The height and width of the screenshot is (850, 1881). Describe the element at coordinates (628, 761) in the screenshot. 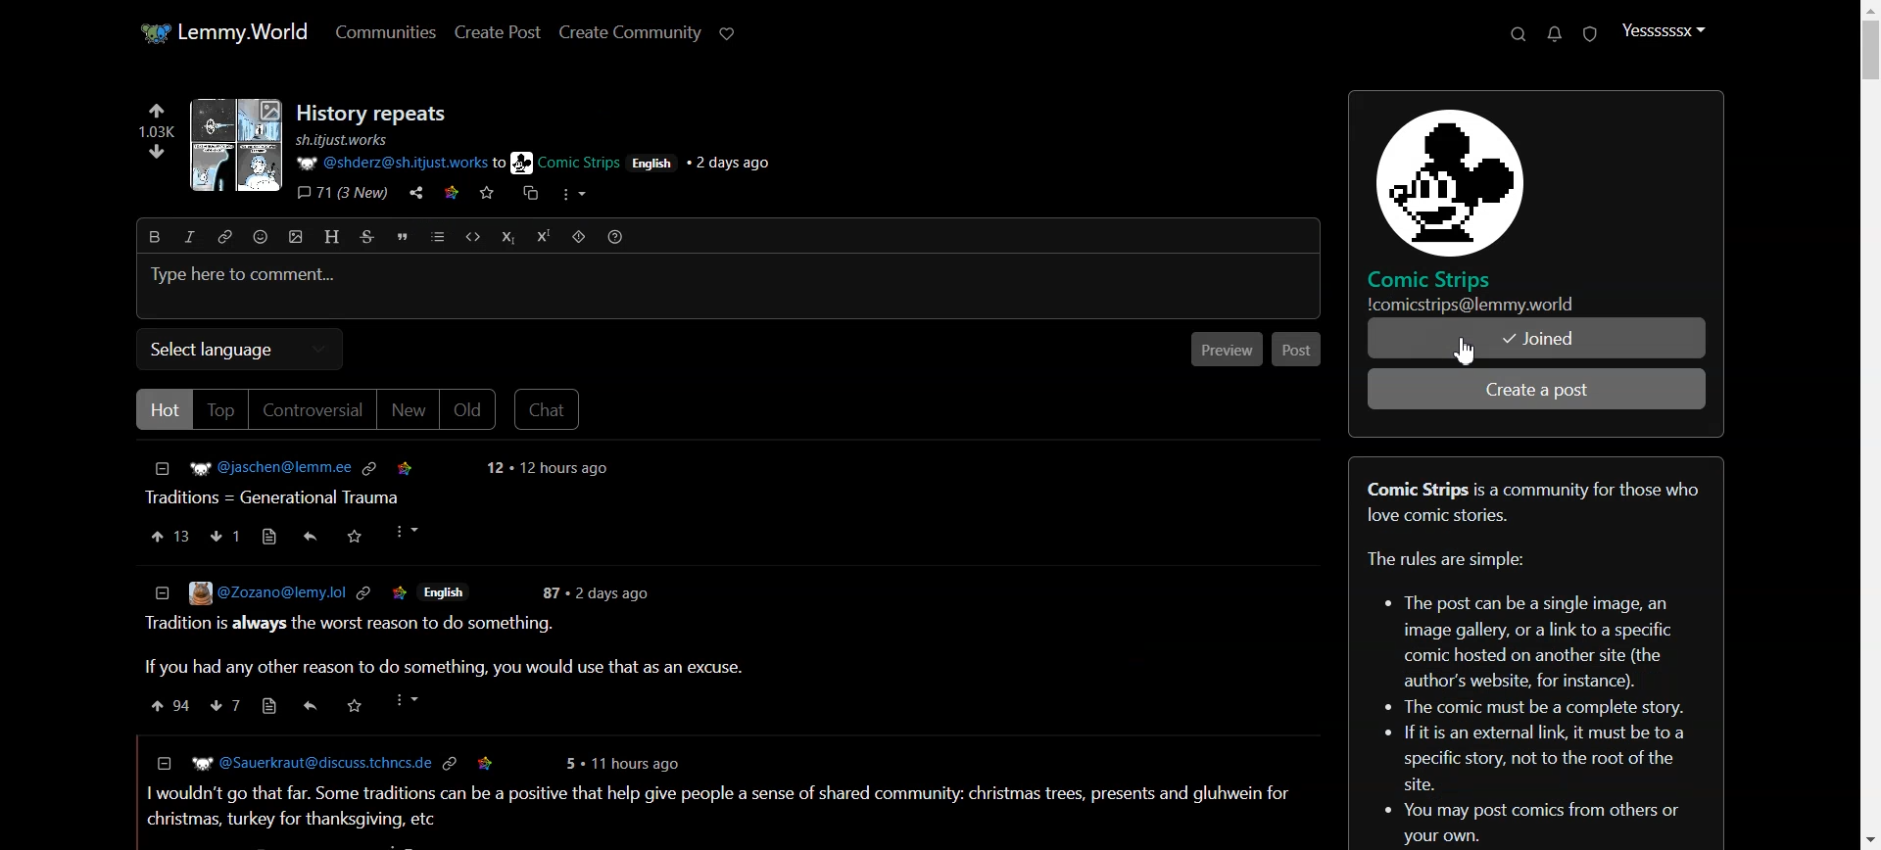

I see `5 « 11 hours ago` at that location.